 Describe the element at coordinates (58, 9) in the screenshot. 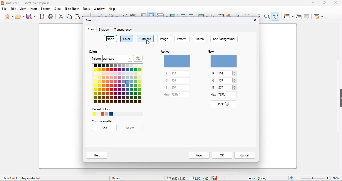

I see `slide` at that location.